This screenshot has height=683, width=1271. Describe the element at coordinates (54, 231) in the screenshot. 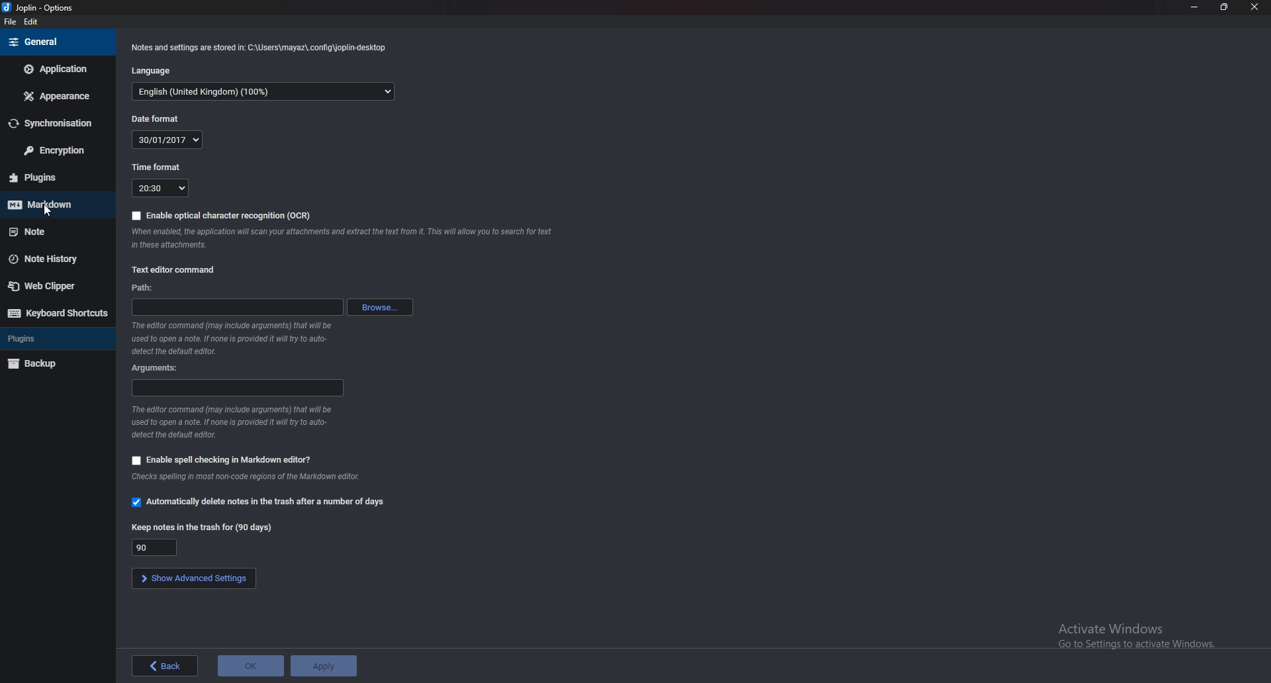

I see `note` at that location.